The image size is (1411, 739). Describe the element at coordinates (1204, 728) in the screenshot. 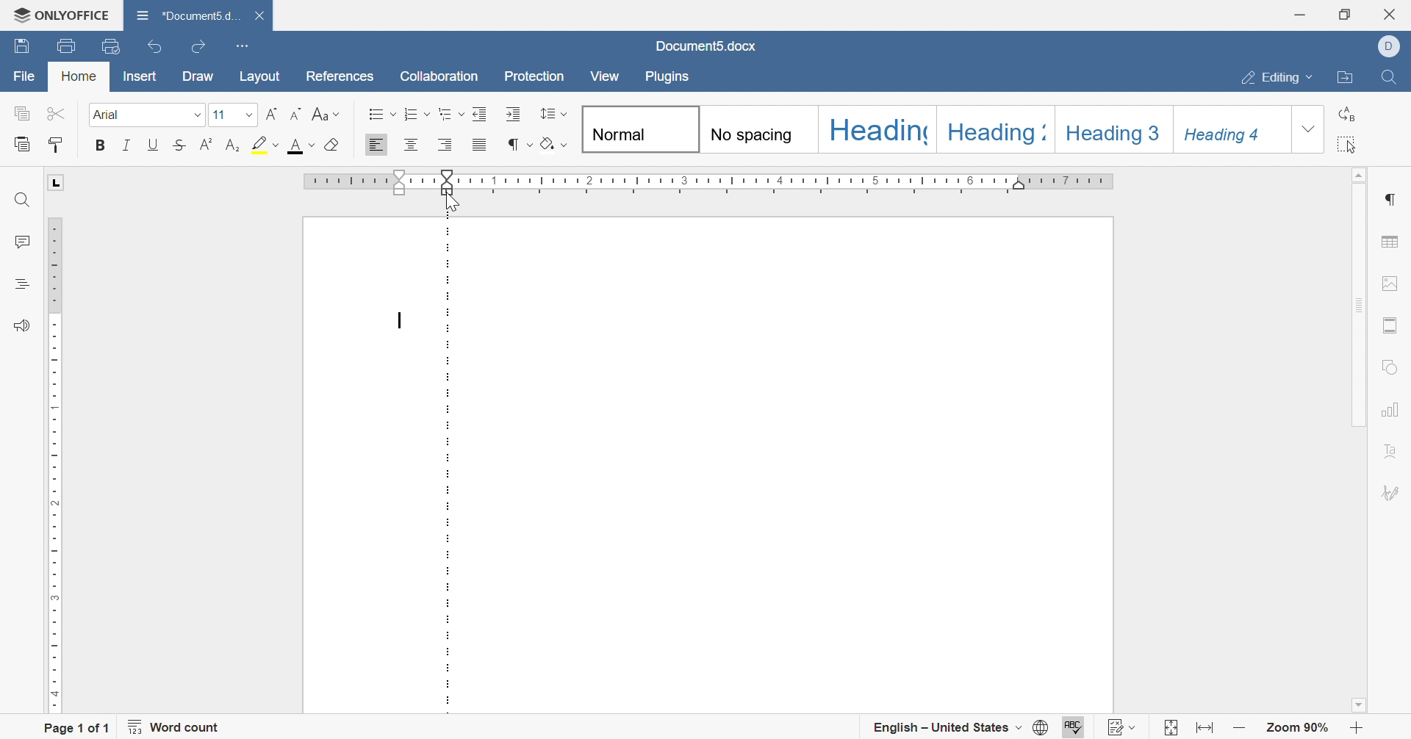

I see `fit to width` at that location.